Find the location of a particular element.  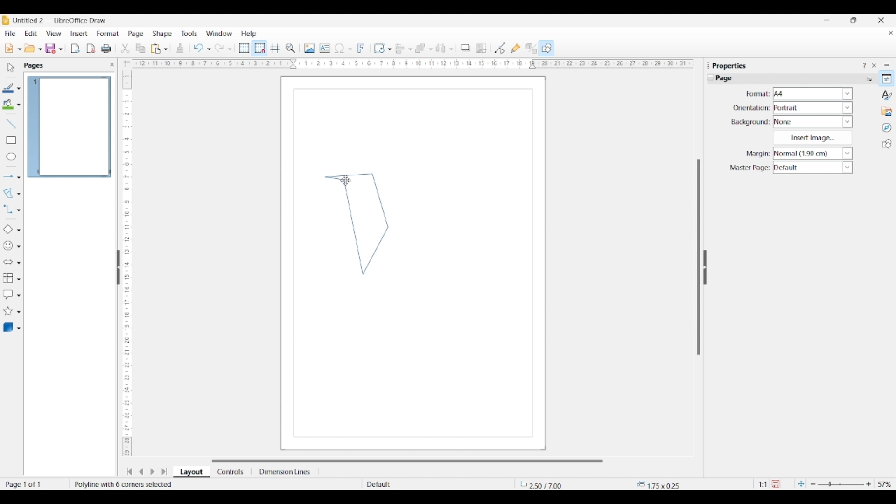

Project and software name is located at coordinates (60, 20).